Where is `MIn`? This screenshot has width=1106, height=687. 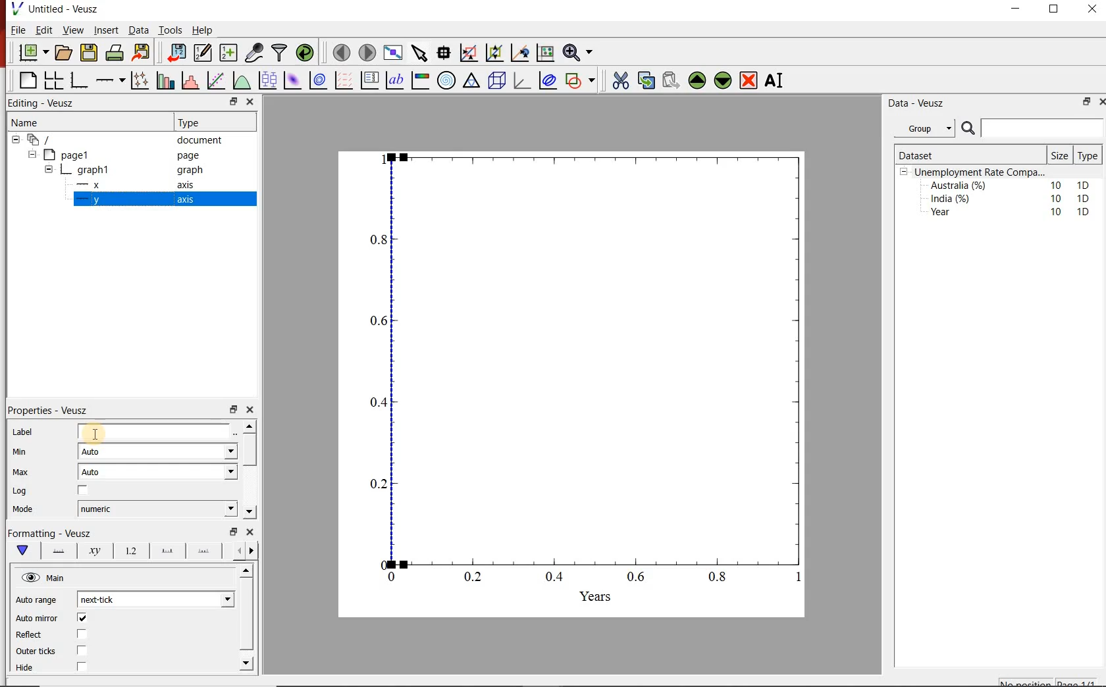
MIn is located at coordinates (28, 453).